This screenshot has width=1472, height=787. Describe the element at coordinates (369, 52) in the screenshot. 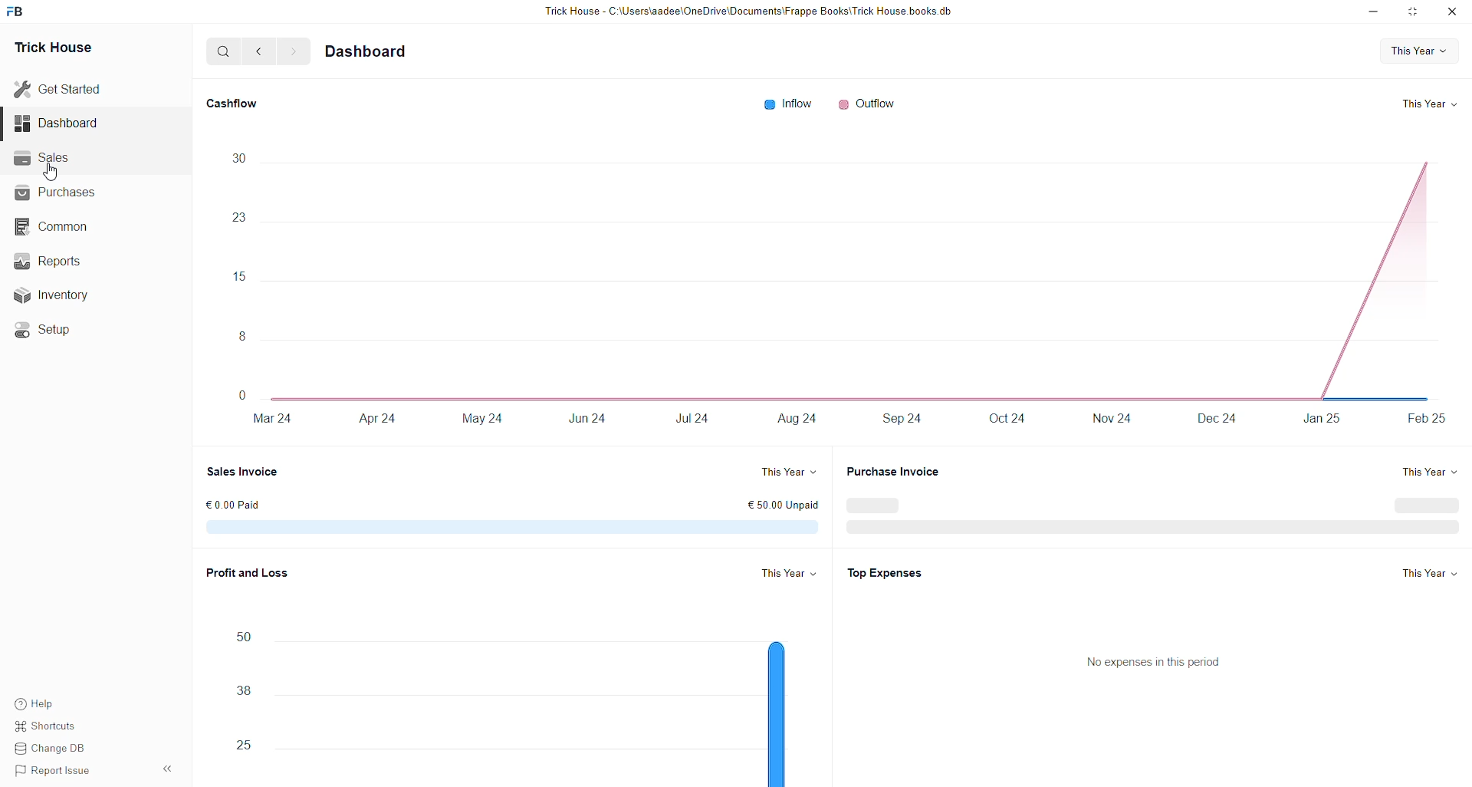

I see `Dashboard` at that location.